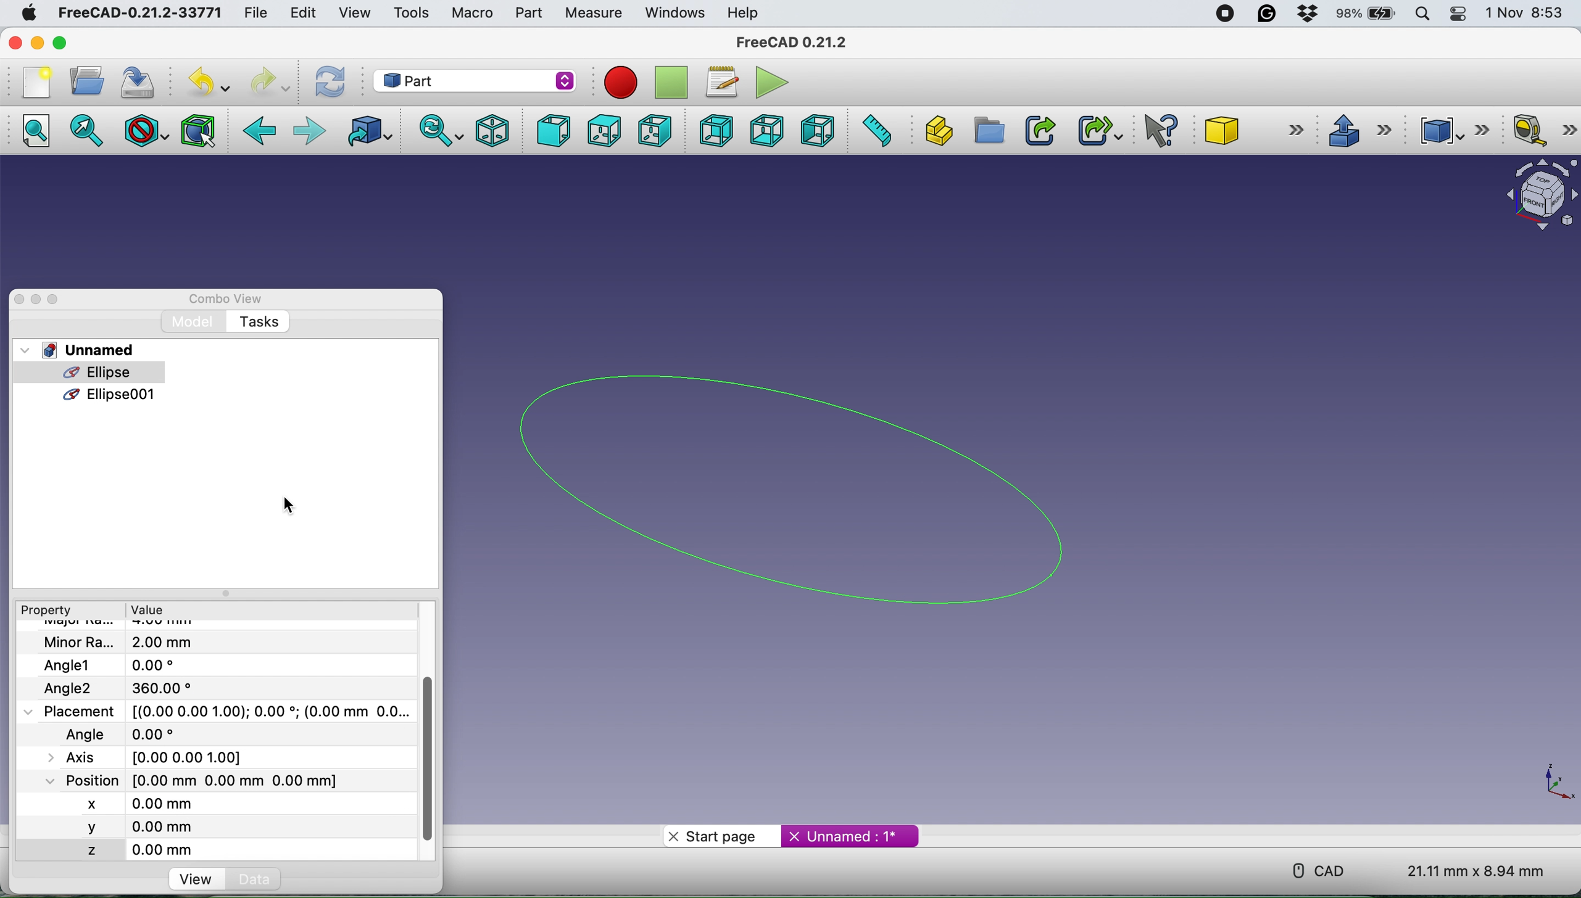 This screenshot has height=898, width=1581. What do you see at coordinates (208, 80) in the screenshot?
I see `undo` at bounding box center [208, 80].